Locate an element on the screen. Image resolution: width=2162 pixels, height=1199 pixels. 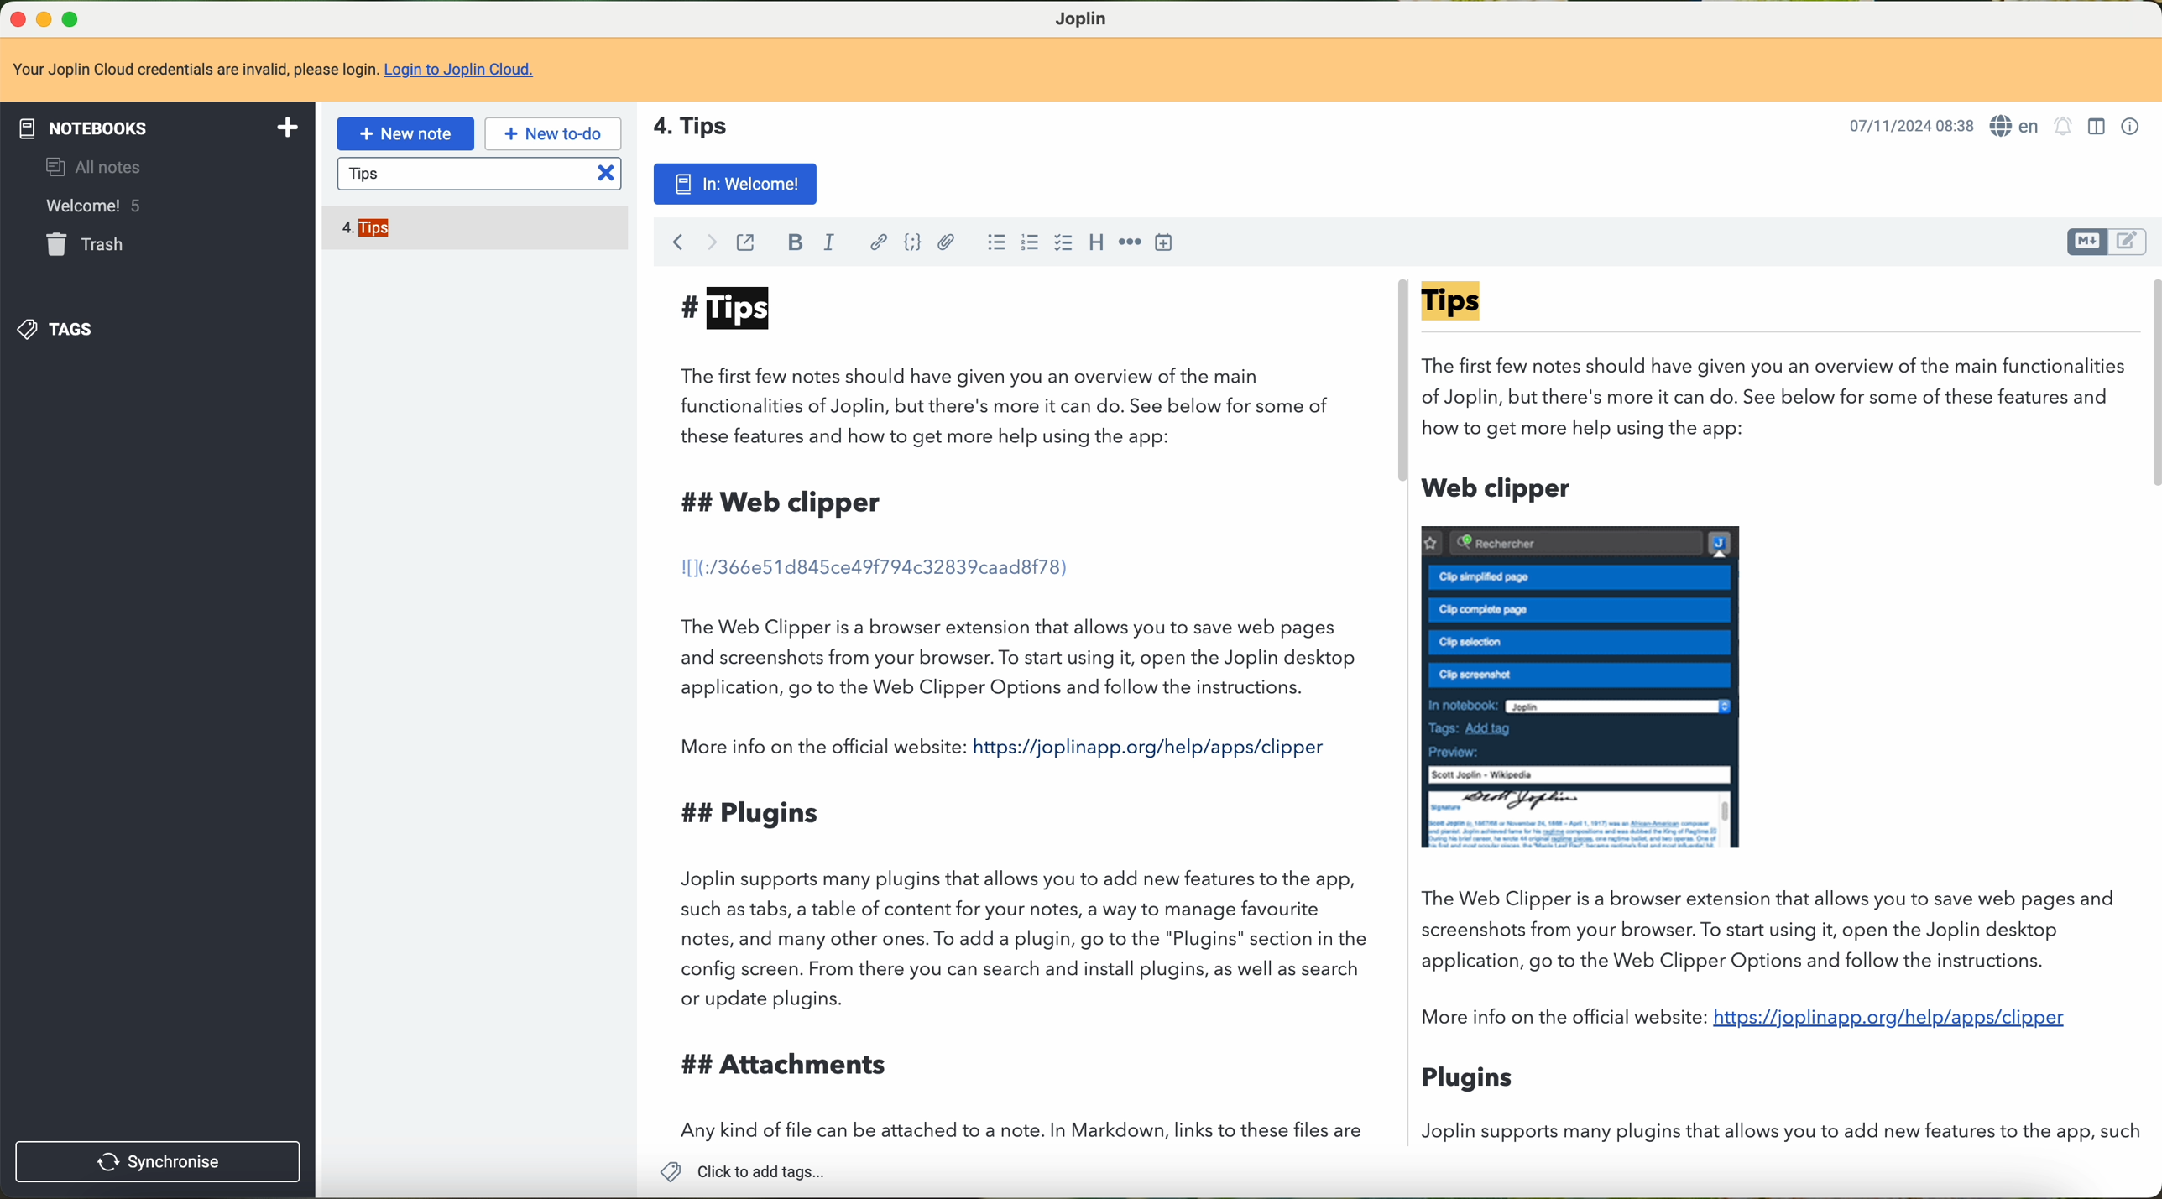
click to add tags... is located at coordinates (746, 1170).